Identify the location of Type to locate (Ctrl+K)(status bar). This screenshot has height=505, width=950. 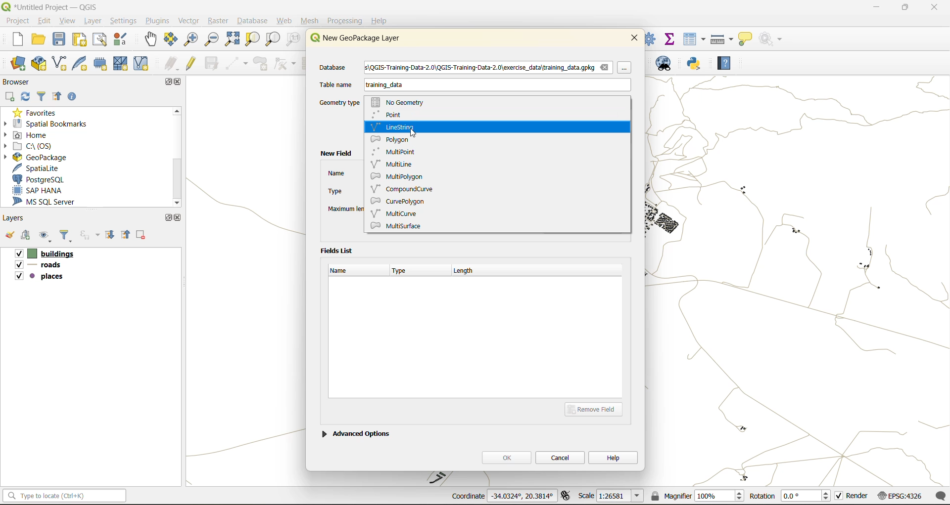
(65, 498).